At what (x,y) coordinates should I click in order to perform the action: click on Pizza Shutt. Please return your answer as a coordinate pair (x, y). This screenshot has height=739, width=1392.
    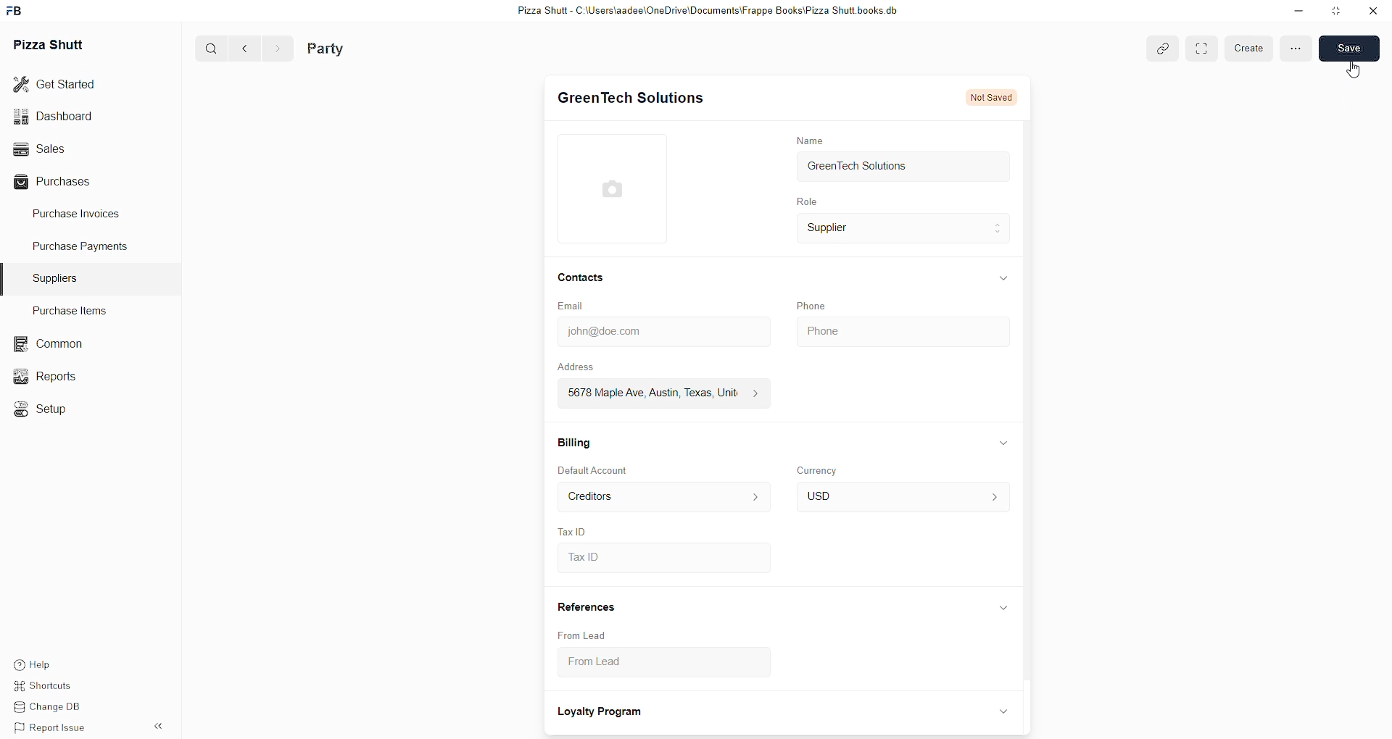
    Looking at the image, I should click on (54, 45).